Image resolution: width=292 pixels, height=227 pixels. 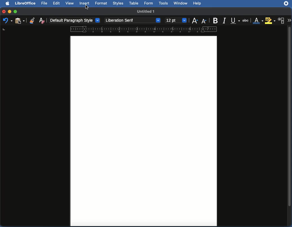 What do you see at coordinates (134, 3) in the screenshot?
I see `Table` at bounding box center [134, 3].